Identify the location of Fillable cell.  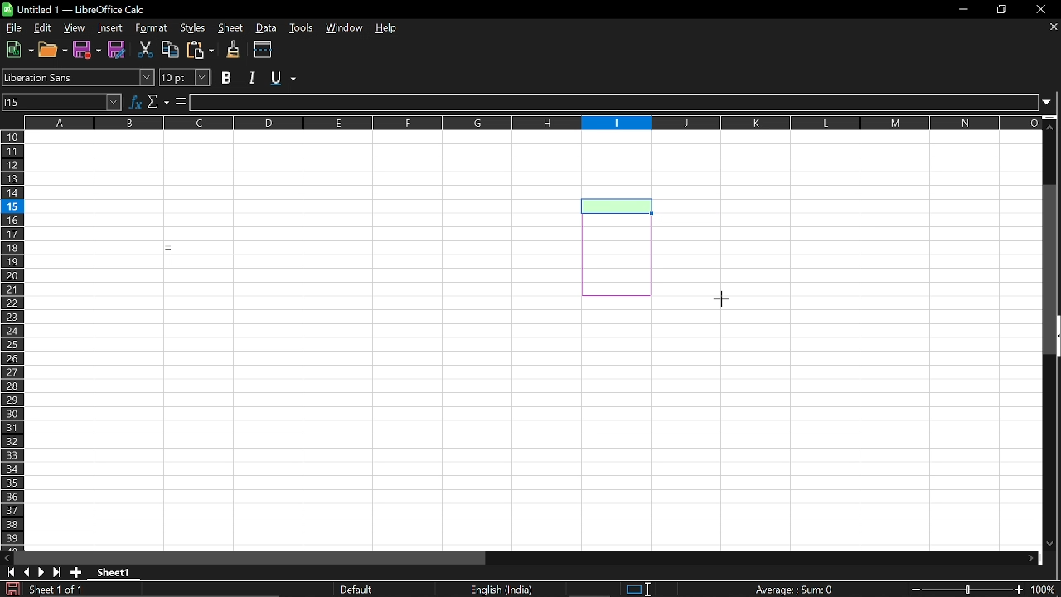
(616, 164).